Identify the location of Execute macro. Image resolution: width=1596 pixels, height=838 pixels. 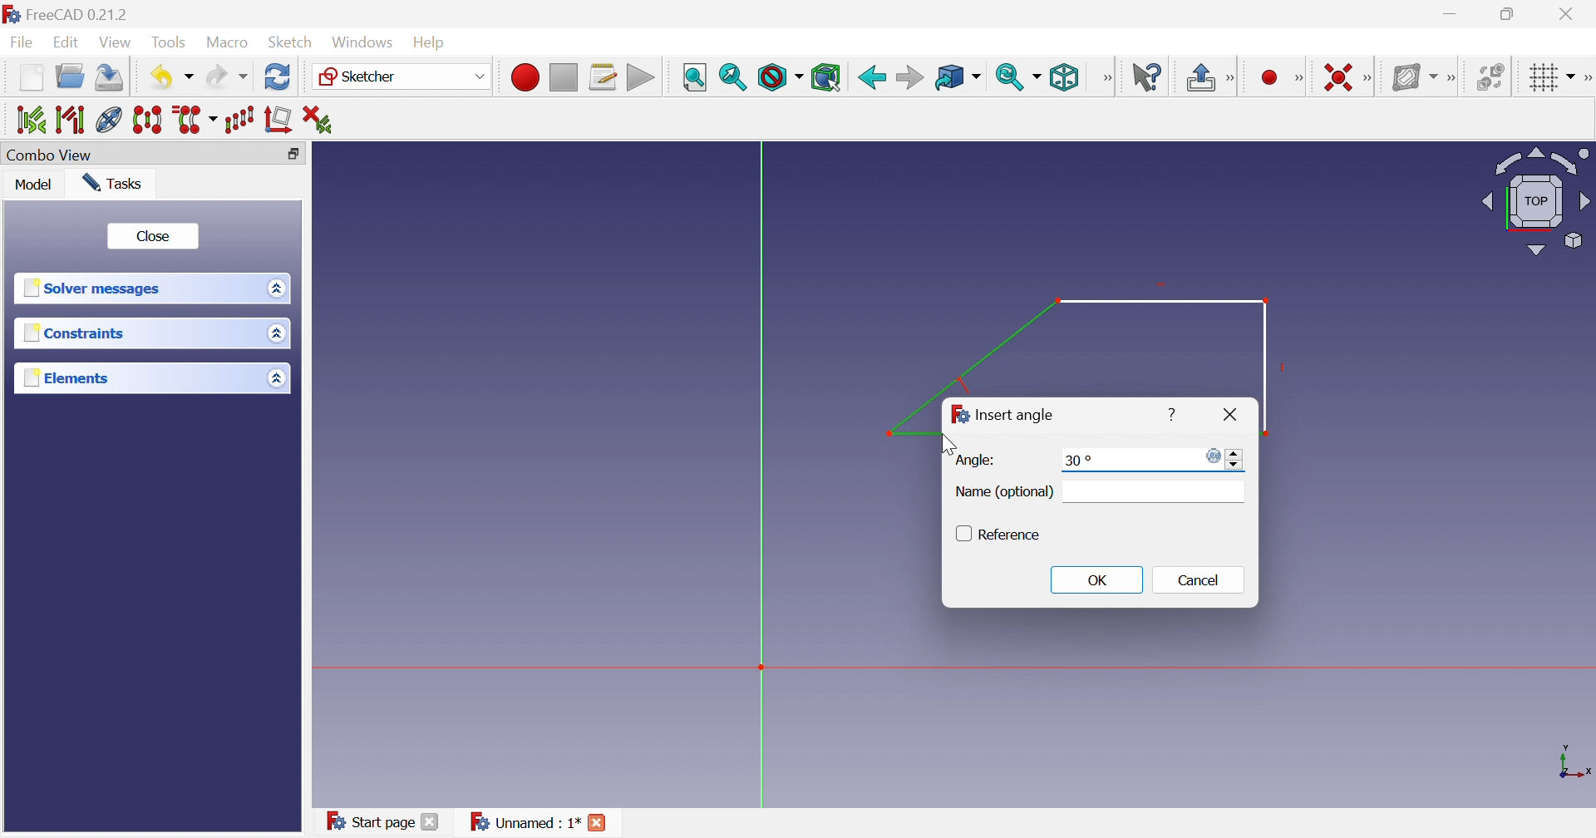
(639, 77).